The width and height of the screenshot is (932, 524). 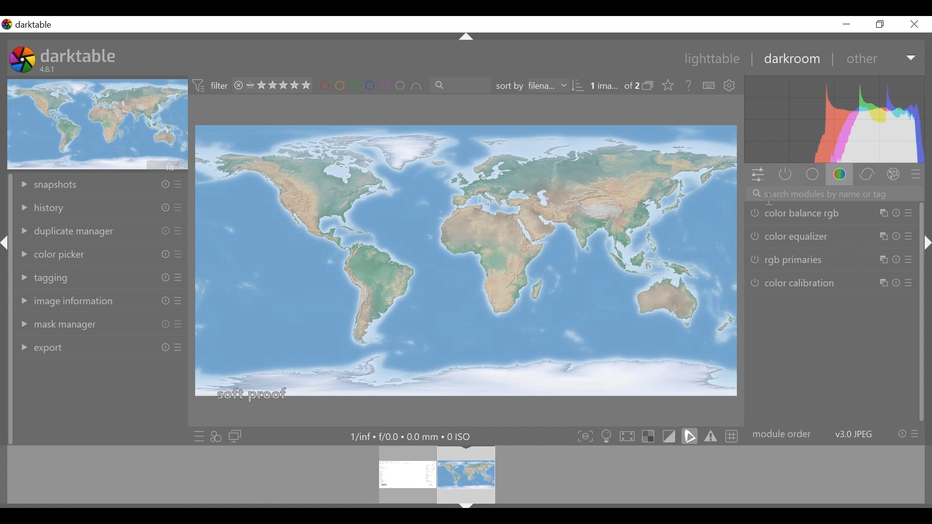 What do you see at coordinates (916, 177) in the screenshot?
I see `presets` at bounding box center [916, 177].